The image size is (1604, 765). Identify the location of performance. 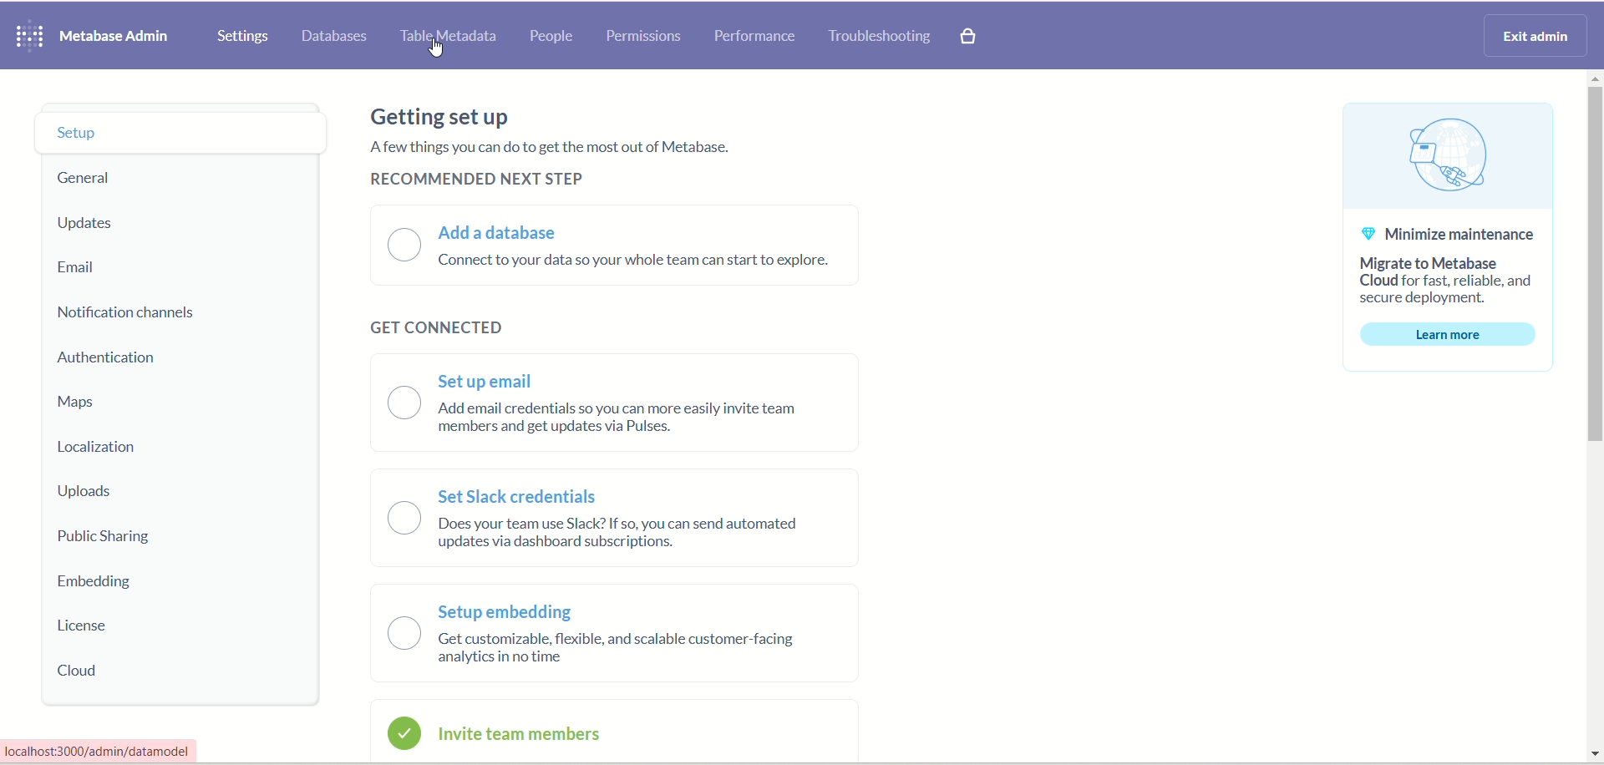
(754, 38).